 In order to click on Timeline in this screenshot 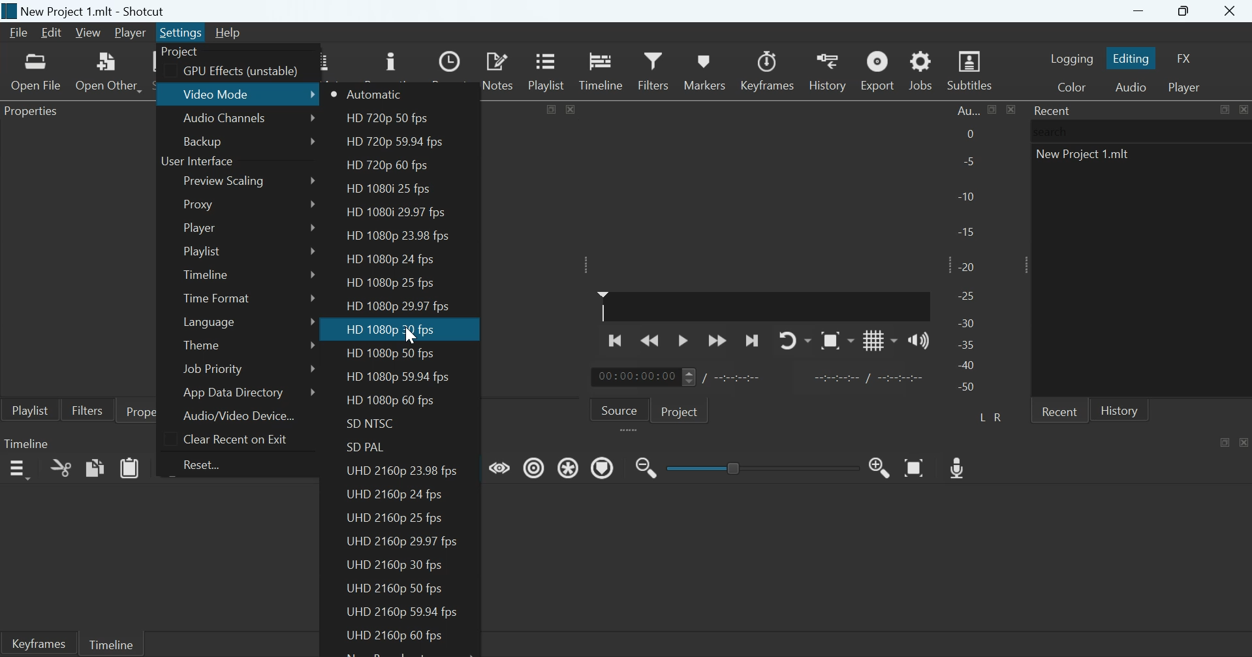, I will do `click(601, 69)`.